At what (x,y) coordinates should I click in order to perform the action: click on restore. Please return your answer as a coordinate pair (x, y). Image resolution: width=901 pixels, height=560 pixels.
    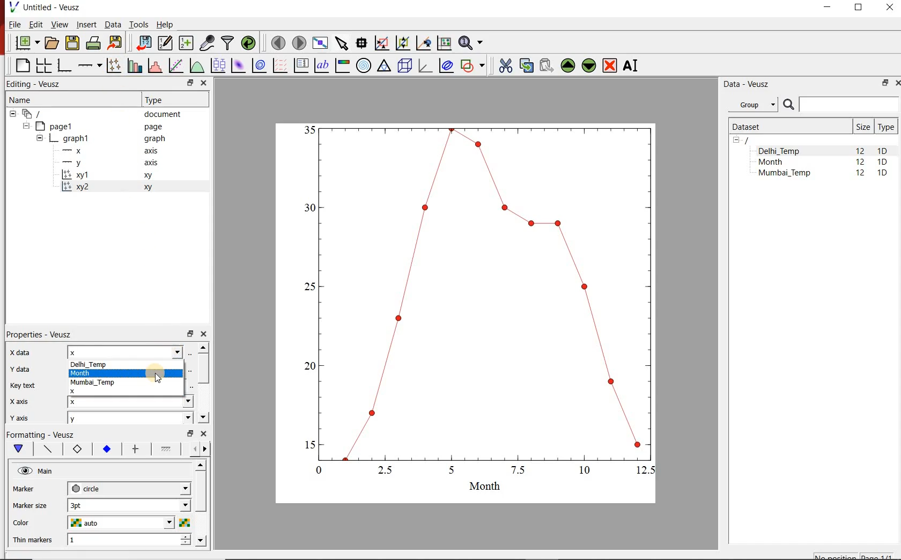
    Looking at the image, I should click on (189, 333).